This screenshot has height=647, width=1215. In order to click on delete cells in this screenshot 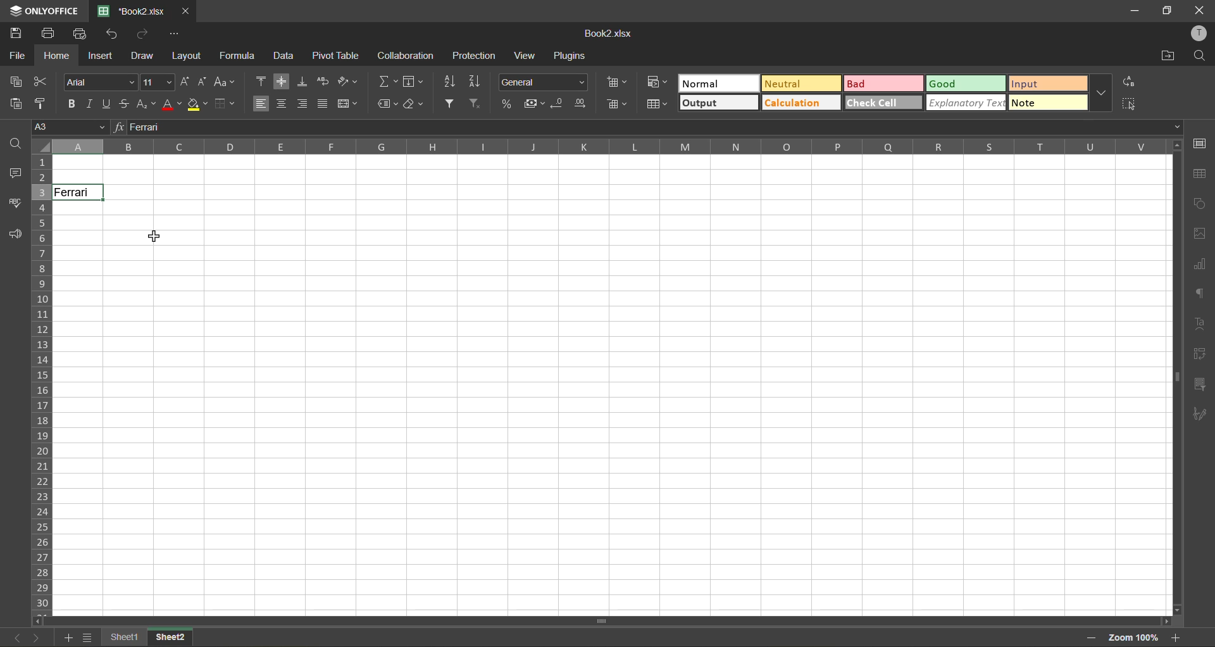, I will do `click(615, 104)`.